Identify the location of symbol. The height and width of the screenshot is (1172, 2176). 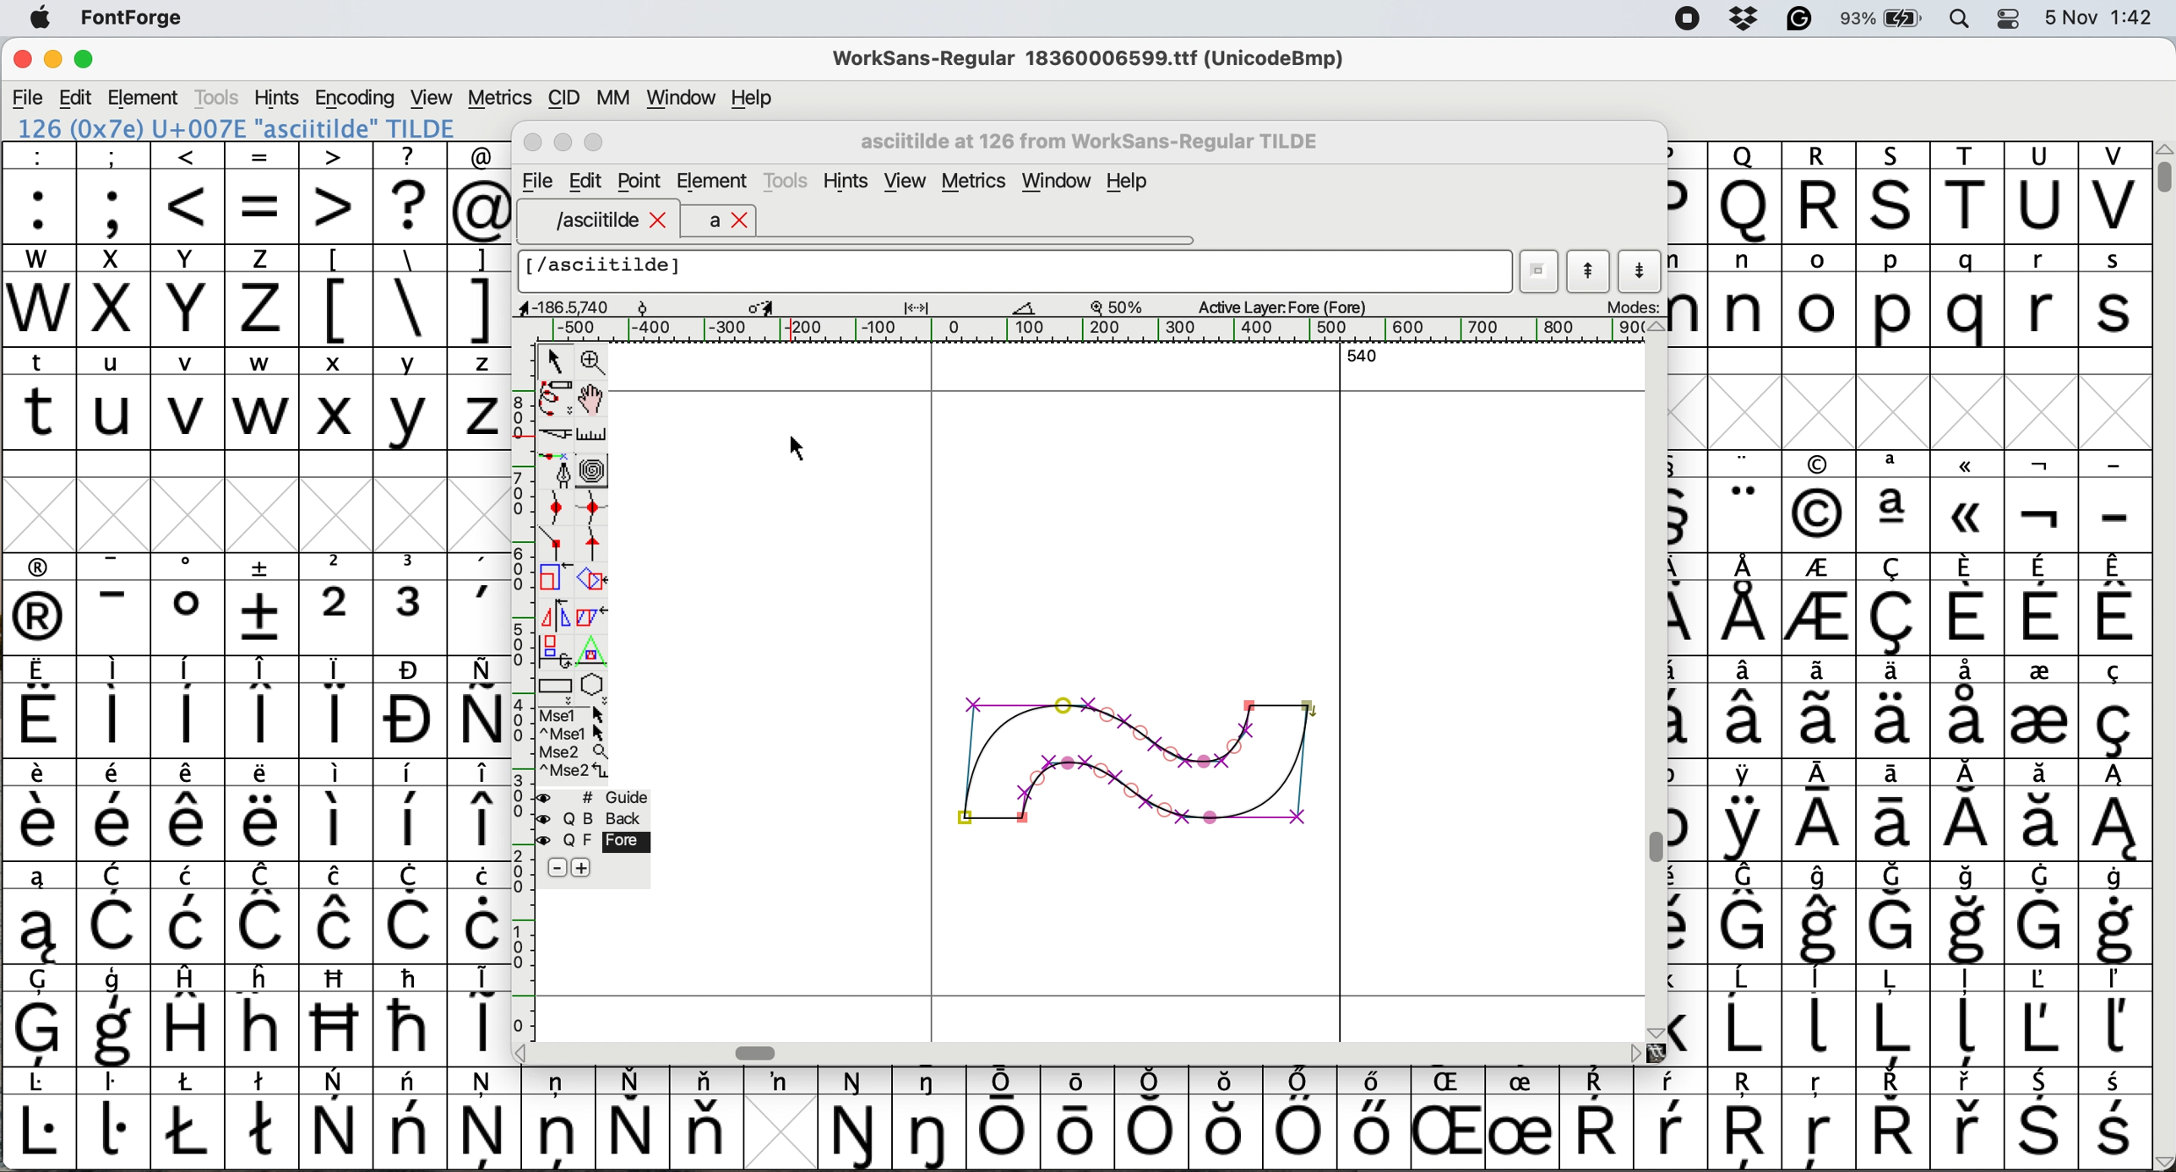
(1967, 604).